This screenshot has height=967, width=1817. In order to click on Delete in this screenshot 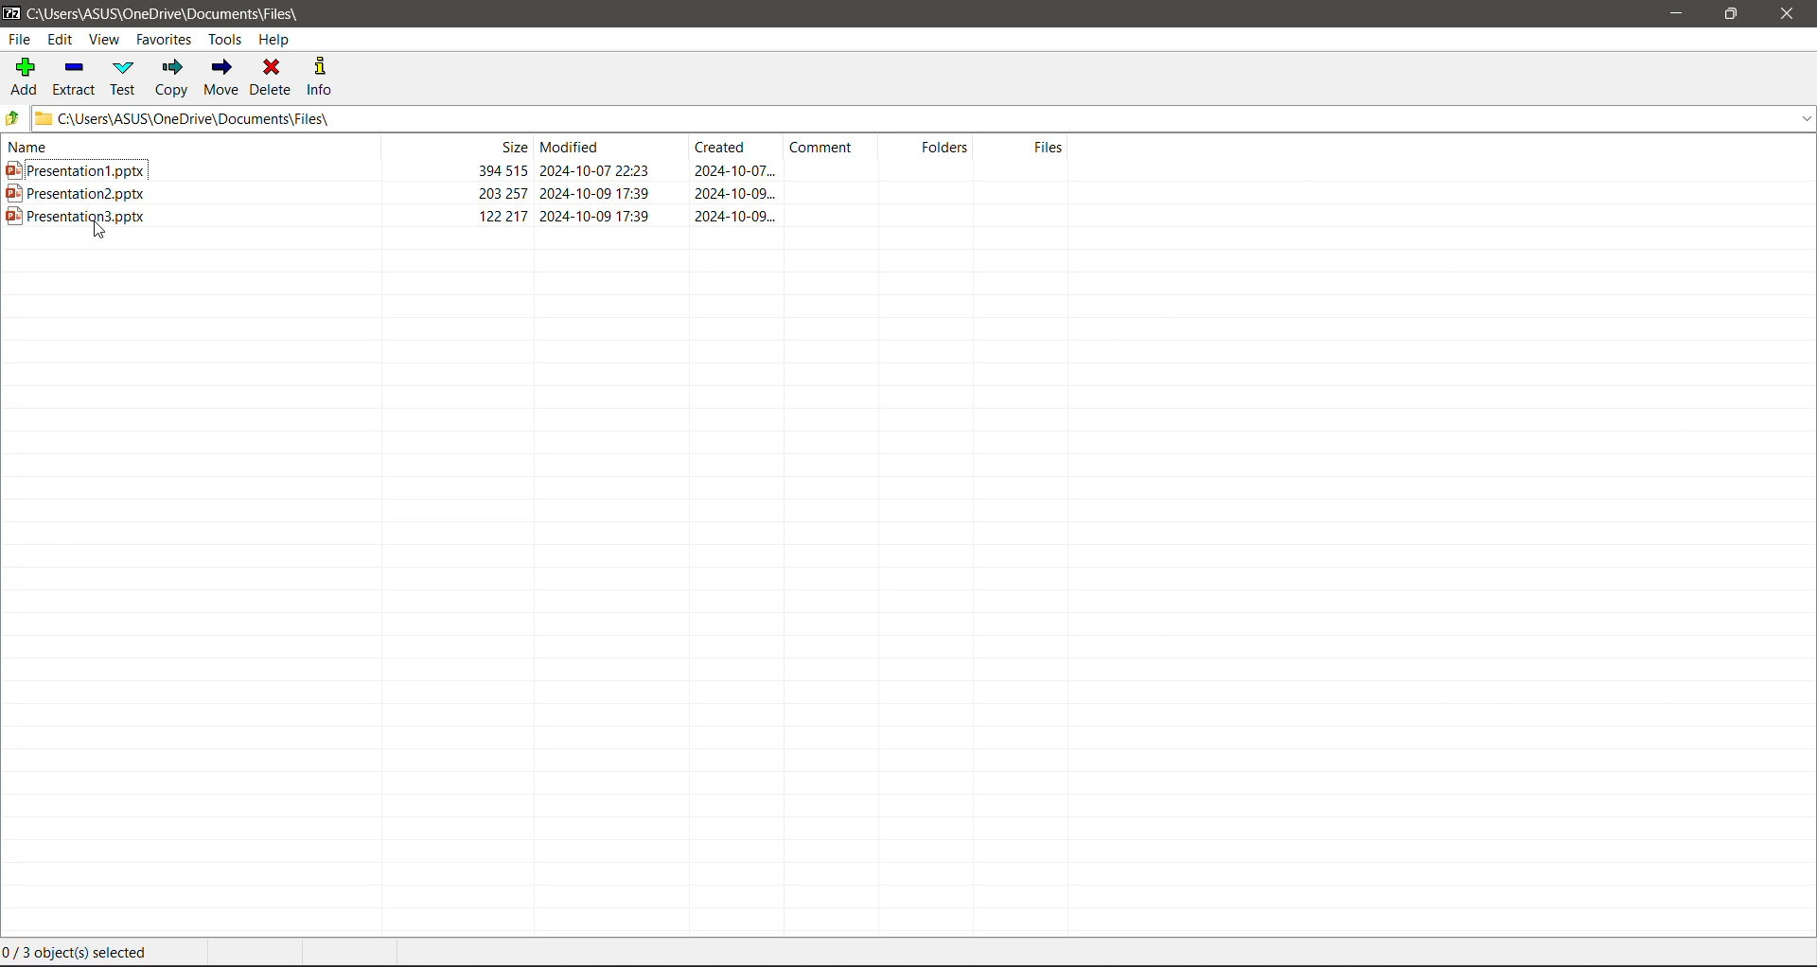, I will do `click(273, 78)`.